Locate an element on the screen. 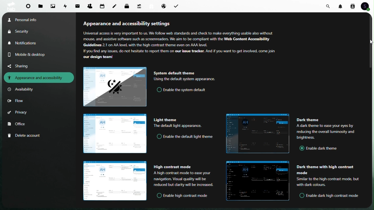 The height and width of the screenshot is (210, 374). dashboard is located at coordinates (27, 7).